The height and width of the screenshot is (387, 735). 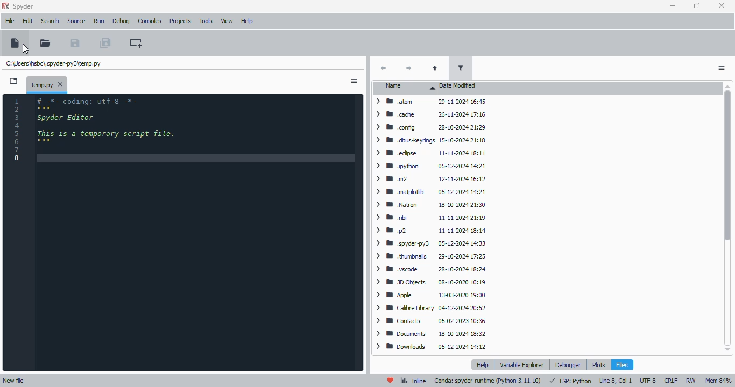 What do you see at coordinates (10, 21) in the screenshot?
I see `file` at bounding box center [10, 21].